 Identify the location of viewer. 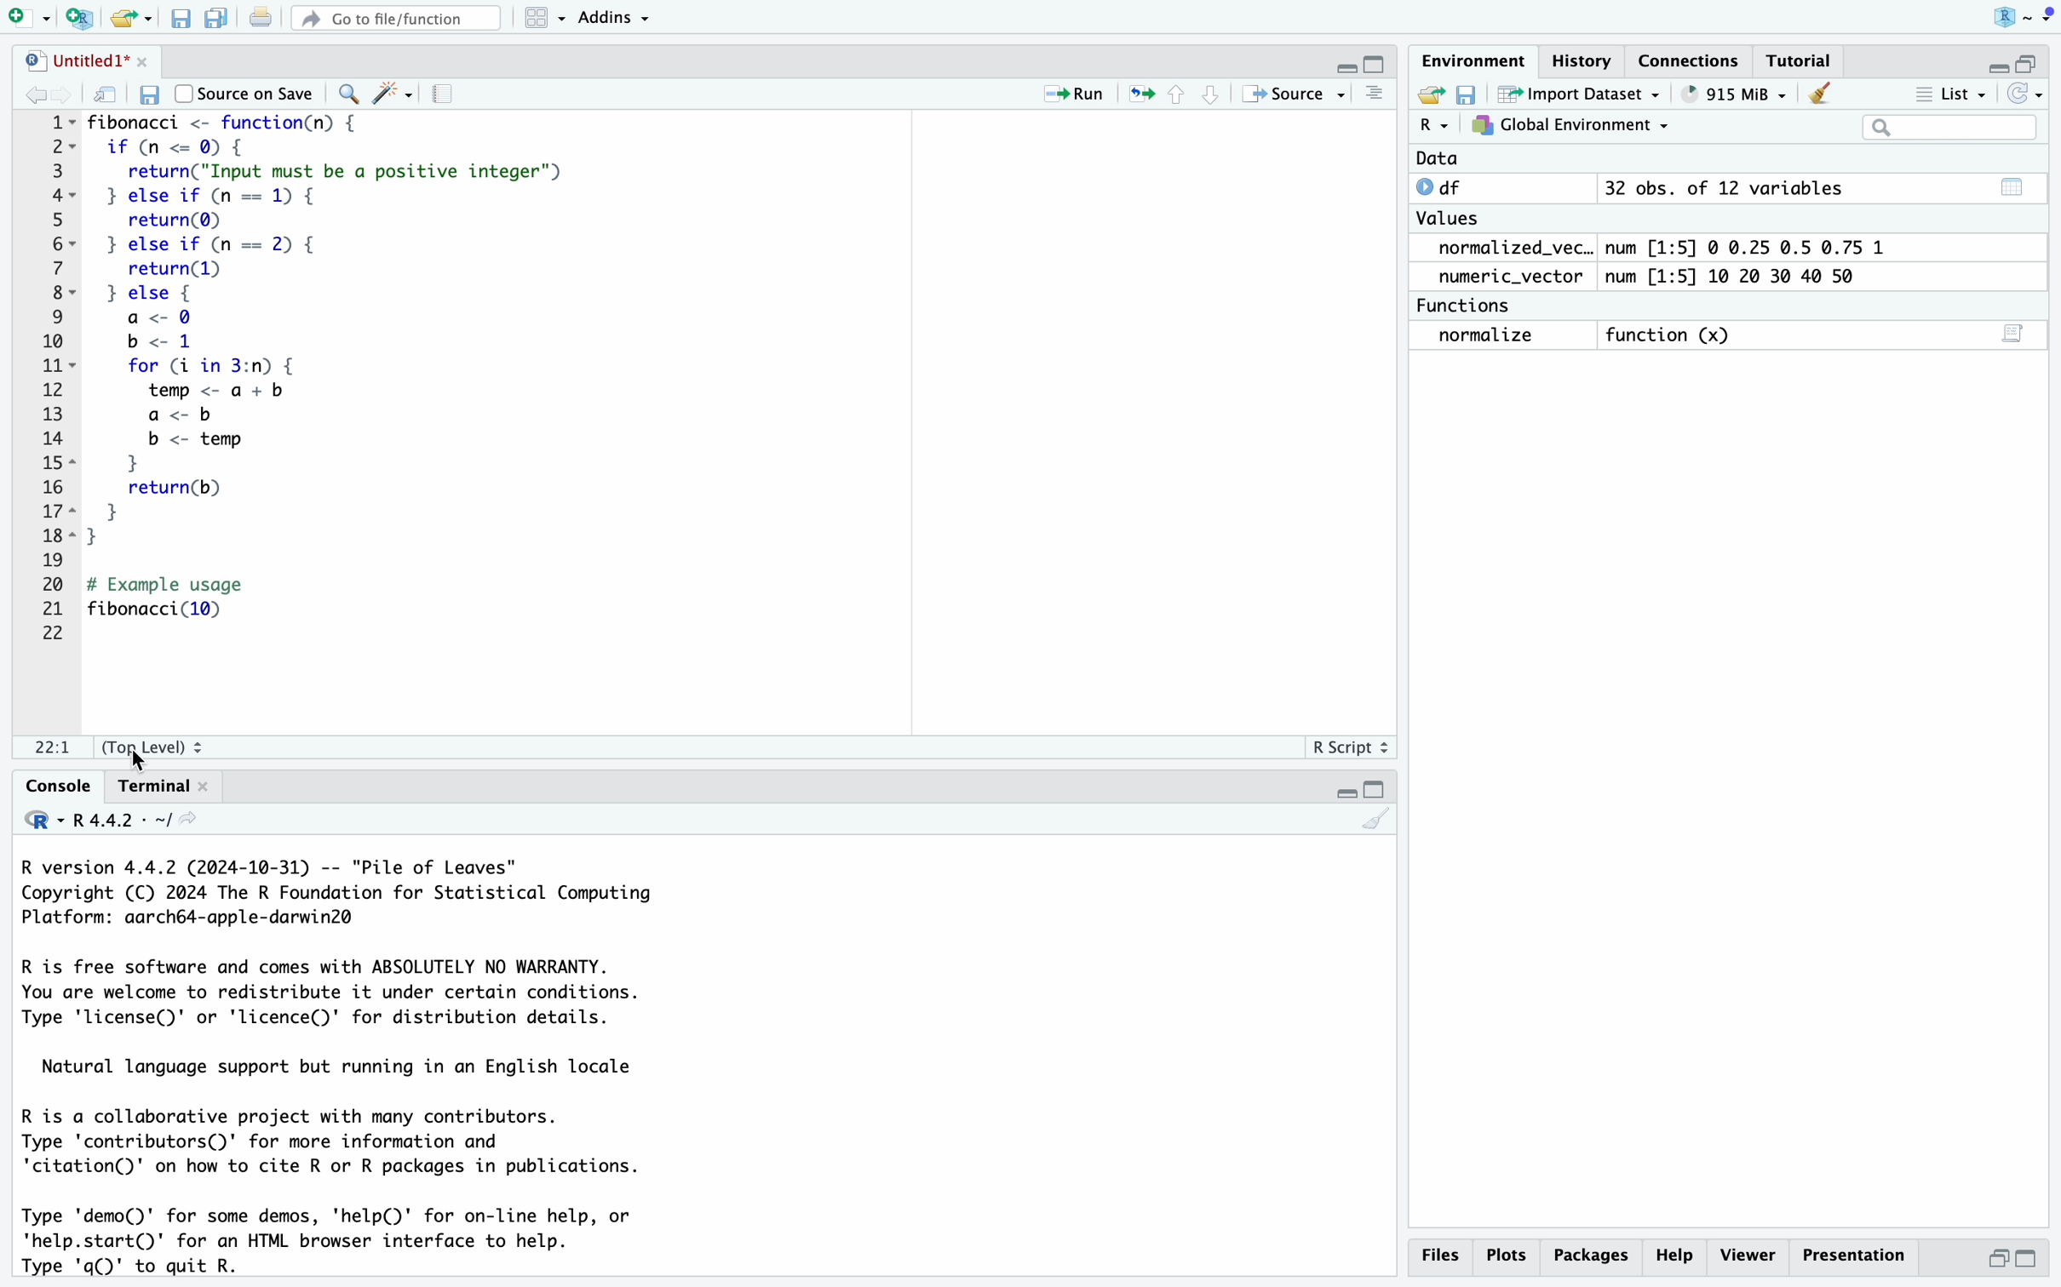
(1748, 1255).